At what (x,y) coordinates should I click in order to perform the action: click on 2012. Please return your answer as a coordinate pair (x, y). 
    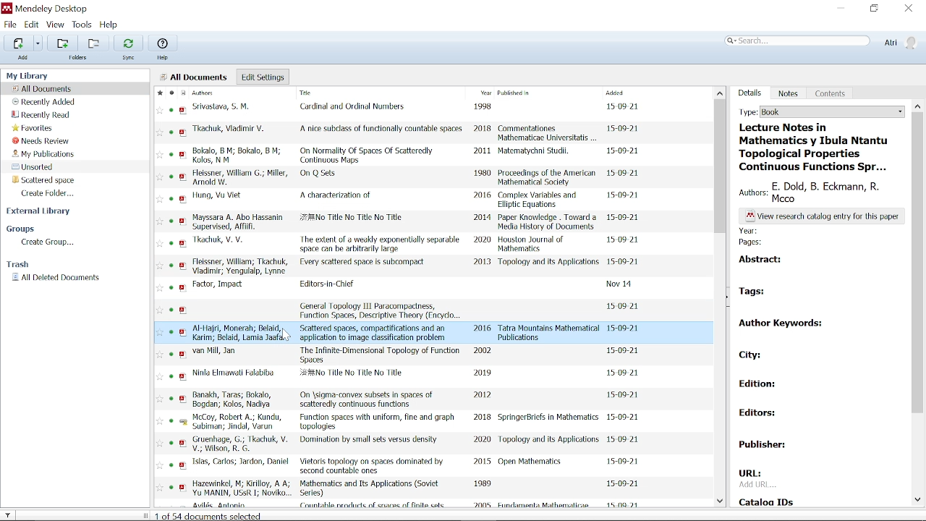
    Looking at the image, I should click on (482, 395).